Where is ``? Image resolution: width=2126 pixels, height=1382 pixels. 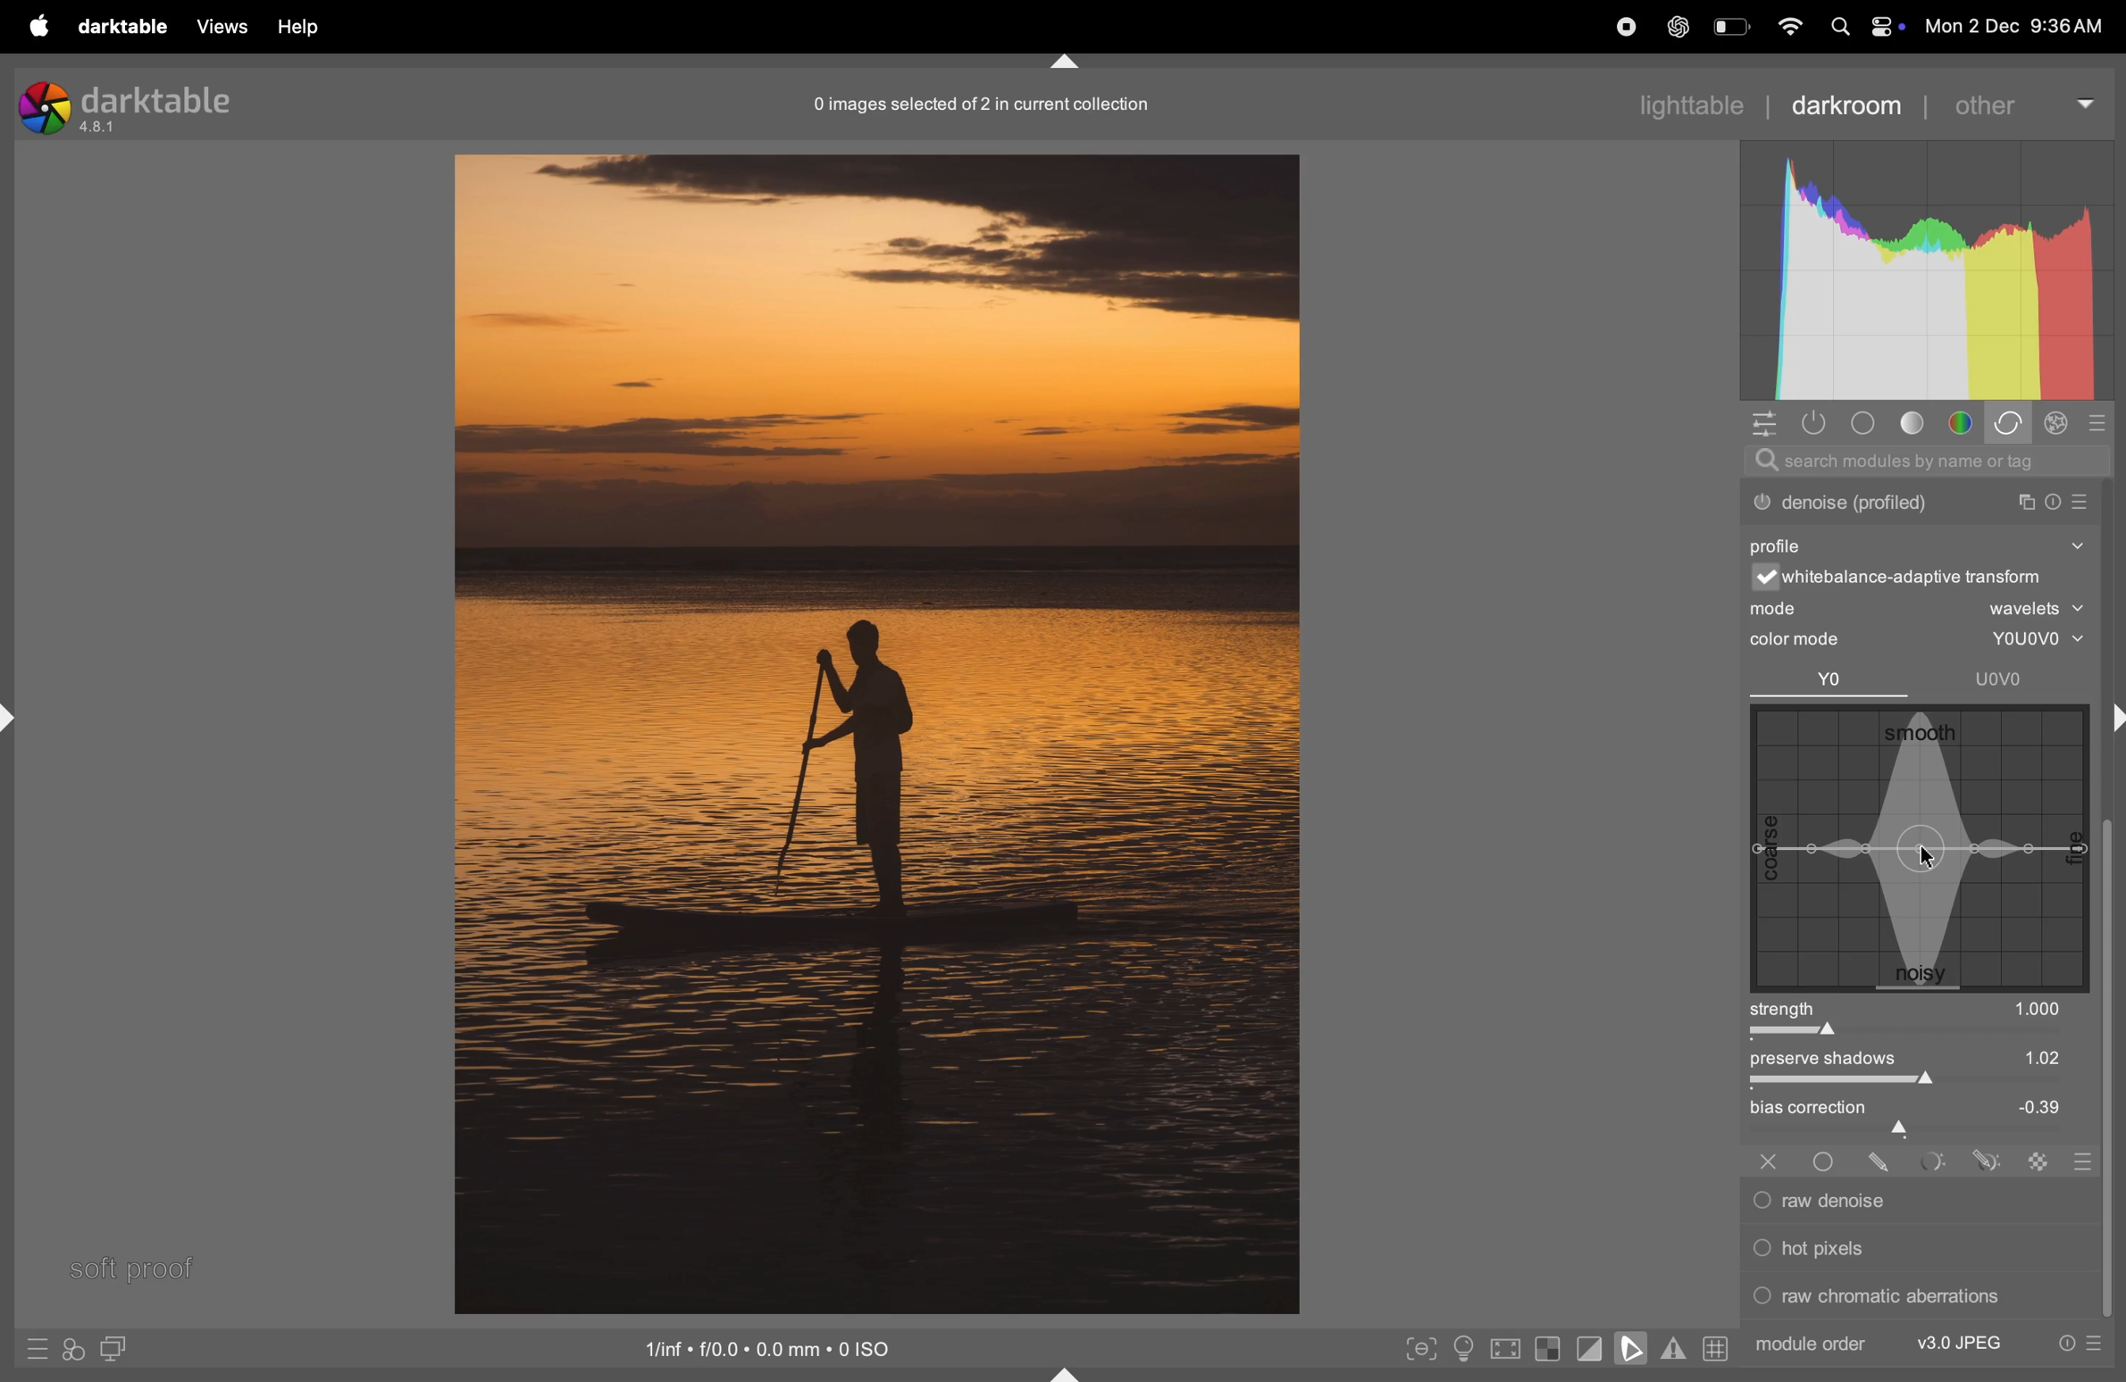  is located at coordinates (1930, 1160).